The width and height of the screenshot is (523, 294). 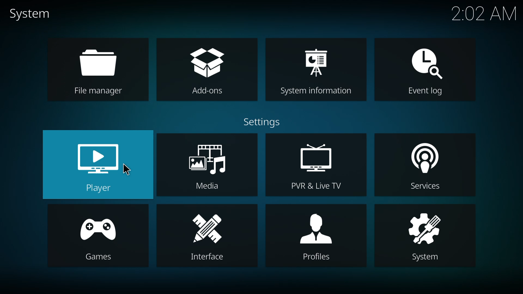 What do you see at coordinates (425, 71) in the screenshot?
I see `event log` at bounding box center [425, 71].